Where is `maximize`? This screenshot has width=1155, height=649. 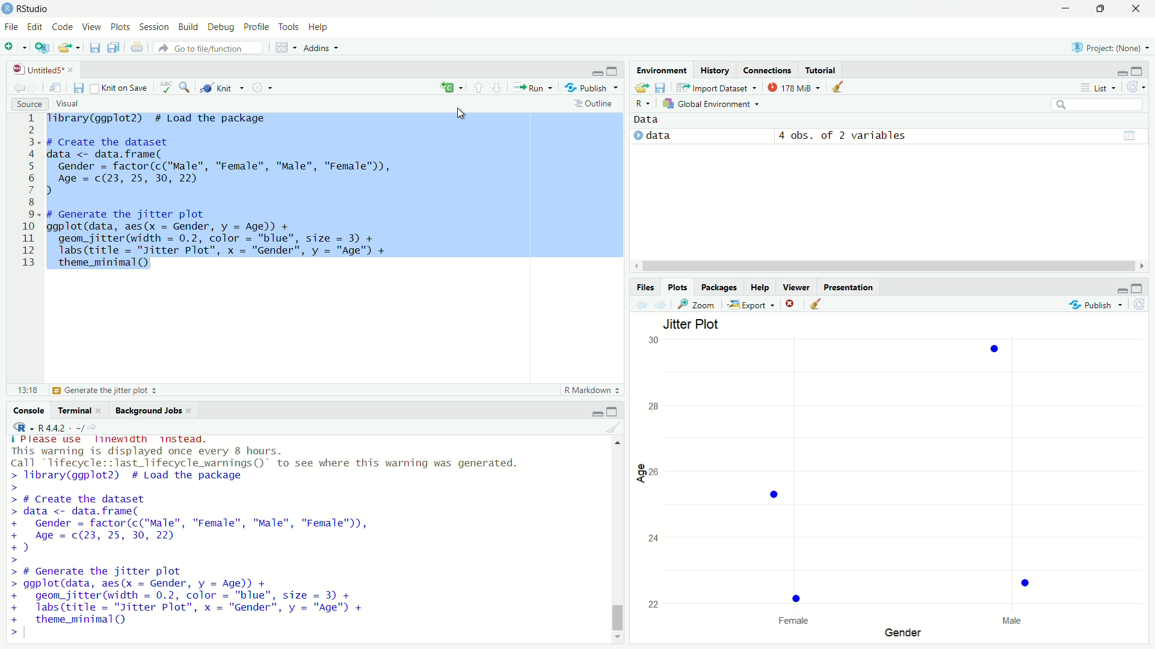
maximize is located at coordinates (615, 410).